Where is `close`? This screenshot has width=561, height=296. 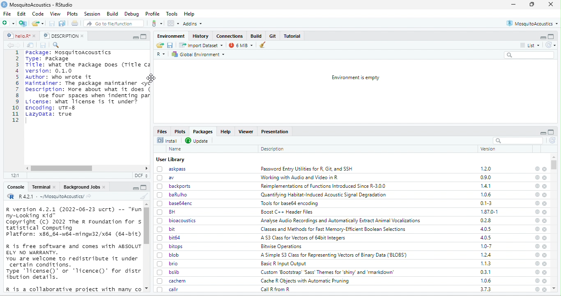 close is located at coordinates (545, 264).